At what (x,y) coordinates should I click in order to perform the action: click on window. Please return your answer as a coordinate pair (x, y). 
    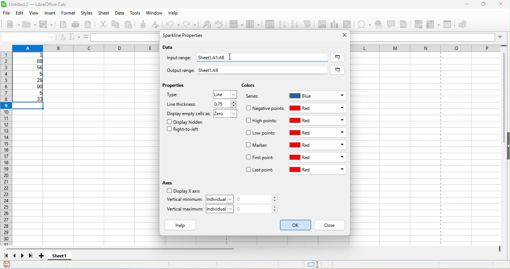
    Looking at the image, I should click on (154, 14).